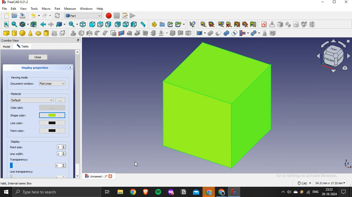 This screenshot has width=352, height=197. Describe the element at coordinates (100, 25) in the screenshot. I see `top` at that location.